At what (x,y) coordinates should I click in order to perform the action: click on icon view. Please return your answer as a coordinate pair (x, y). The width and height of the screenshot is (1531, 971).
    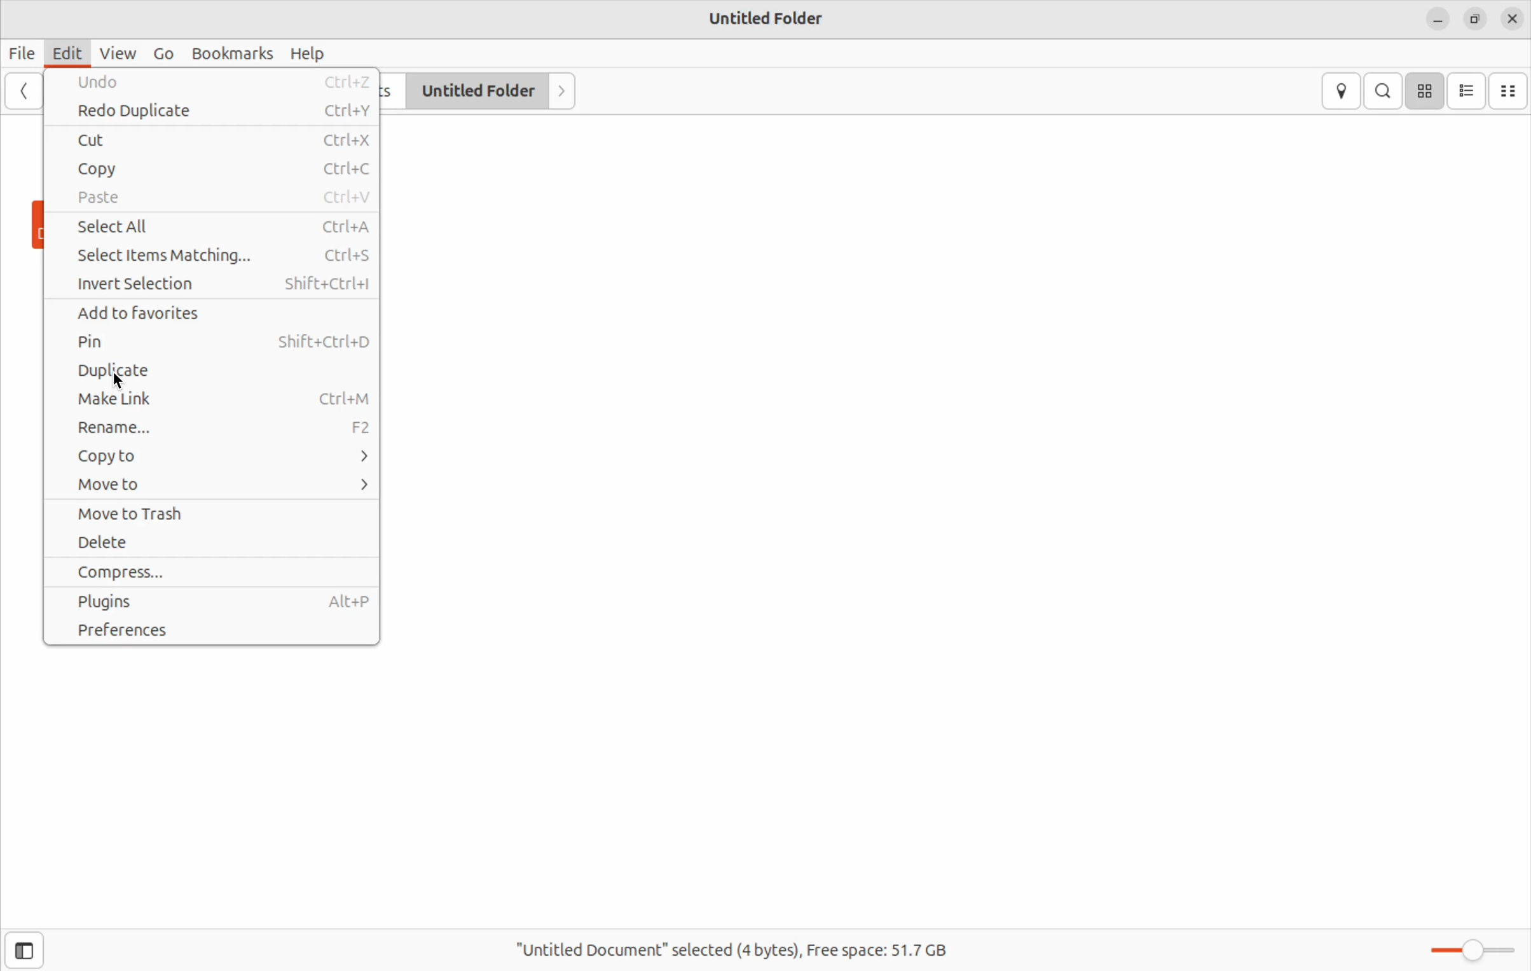
    Looking at the image, I should click on (1427, 90).